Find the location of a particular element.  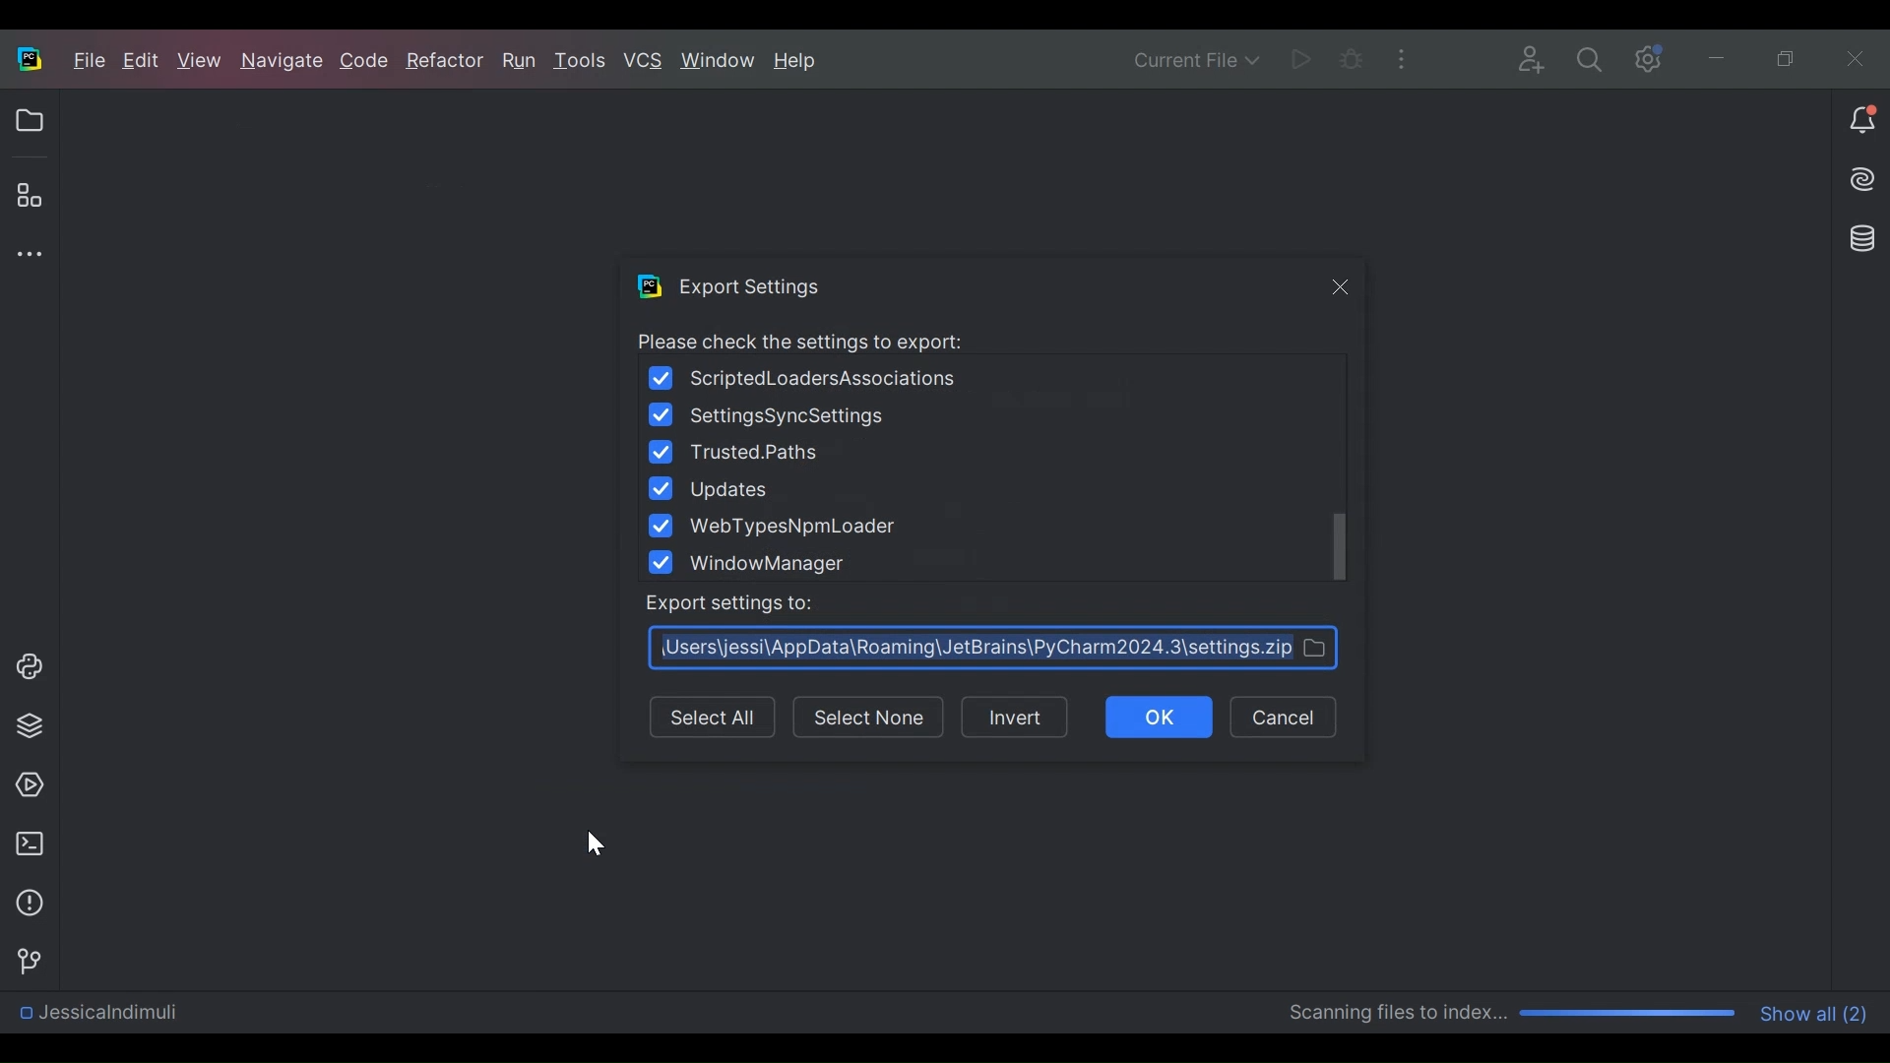

Settings is located at coordinates (1644, 57).